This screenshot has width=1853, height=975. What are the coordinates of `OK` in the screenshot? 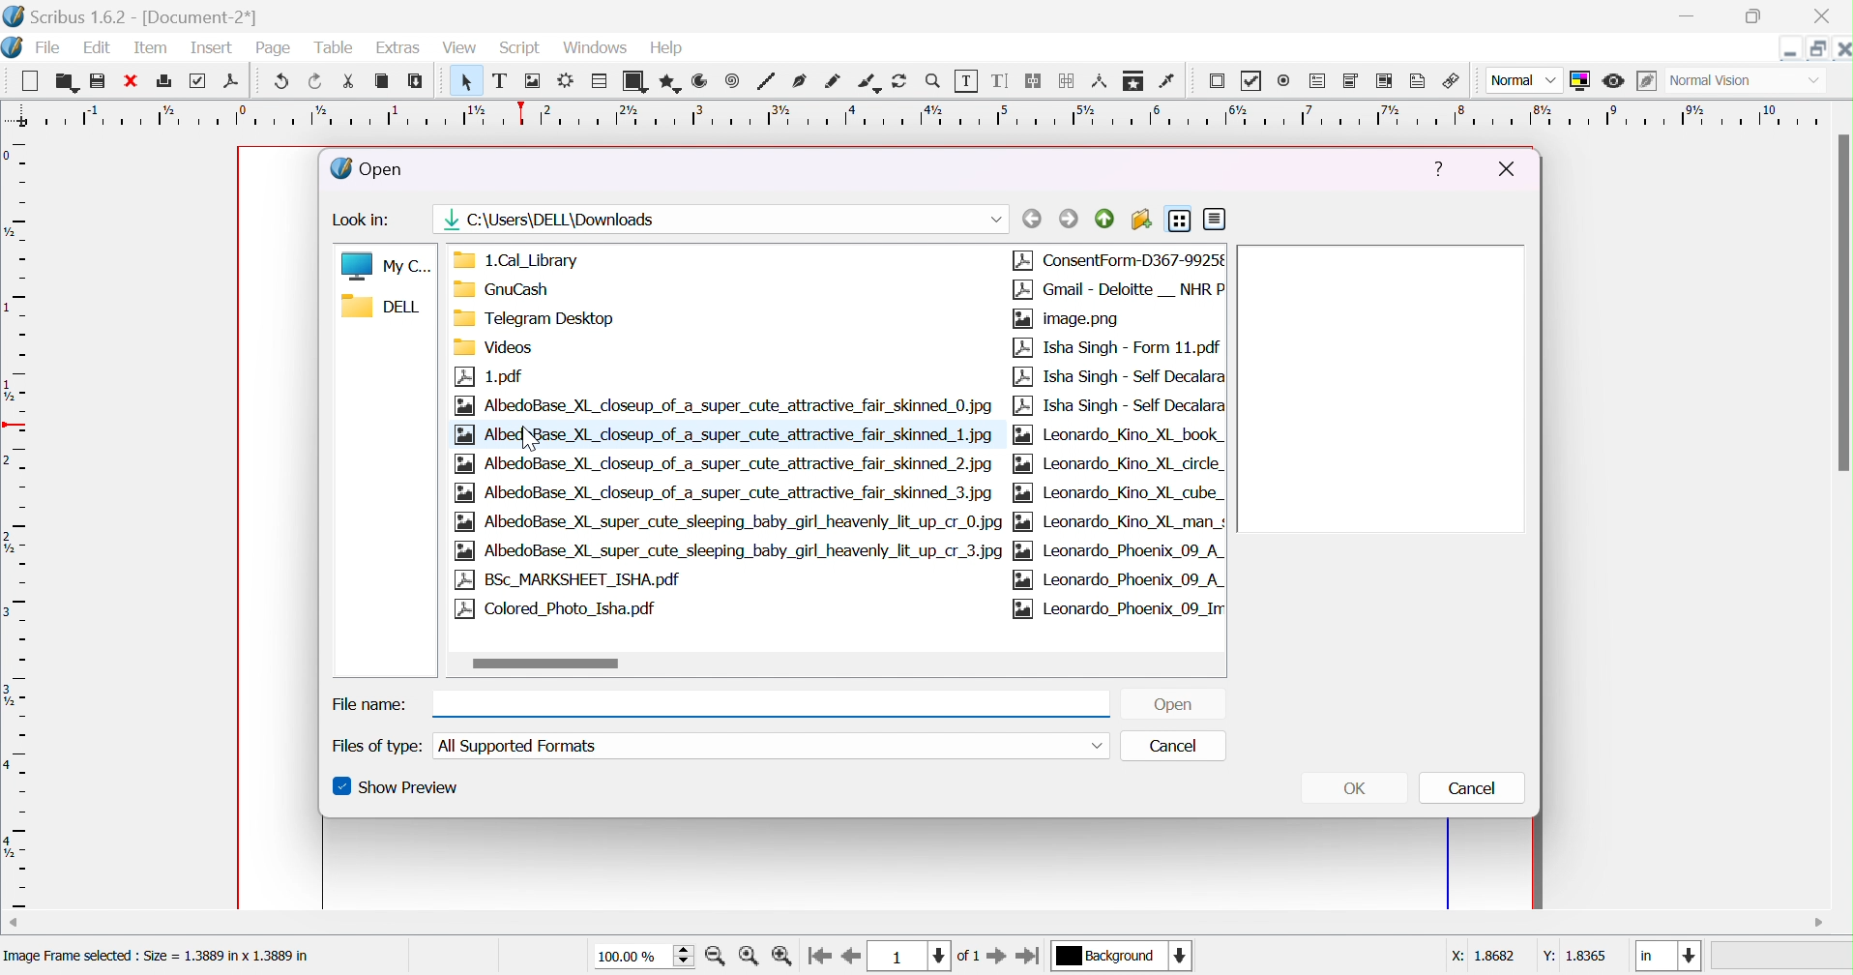 It's located at (1360, 787).